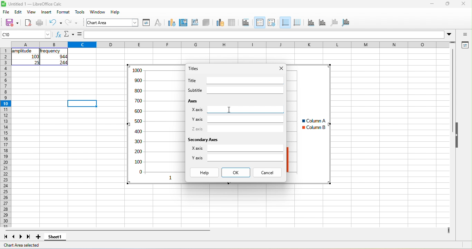 The image size is (472, 249). Describe the element at coordinates (3, 4) in the screenshot. I see `Software logo` at that location.